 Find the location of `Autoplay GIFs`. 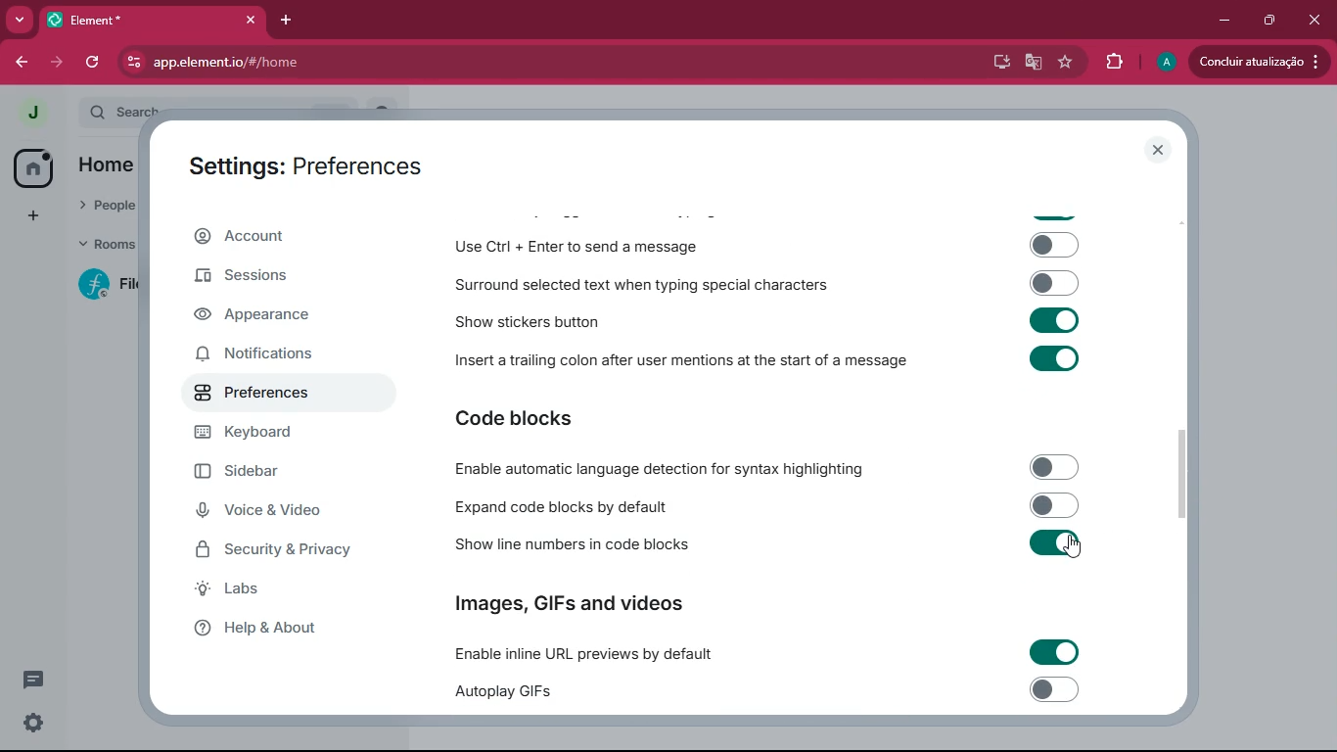

Autoplay GIFs is located at coordinates (774, 692).